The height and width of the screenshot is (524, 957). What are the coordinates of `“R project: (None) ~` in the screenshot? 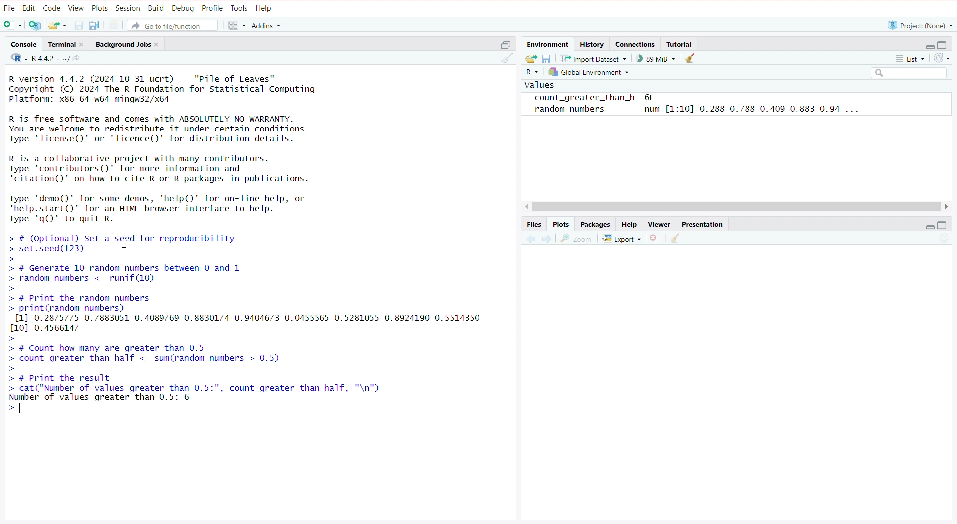 It's located at (920, 24).